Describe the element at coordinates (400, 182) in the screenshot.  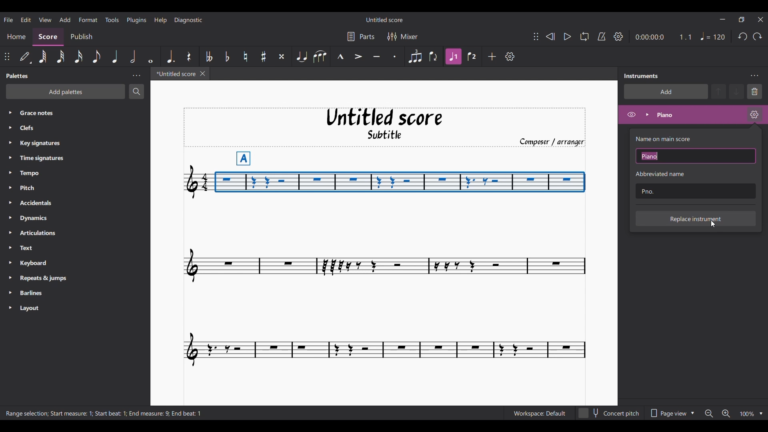
I see `Portion of composition selected` at that location.